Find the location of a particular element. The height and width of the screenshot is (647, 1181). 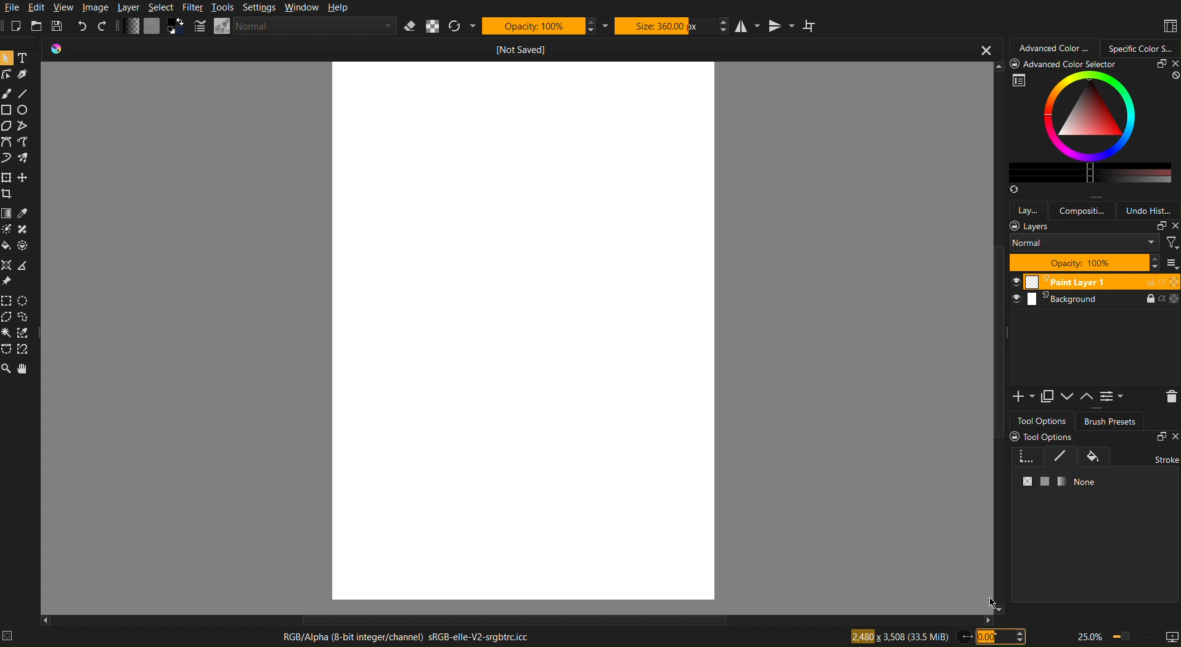

Layers is located at coordinates (1028, 209).